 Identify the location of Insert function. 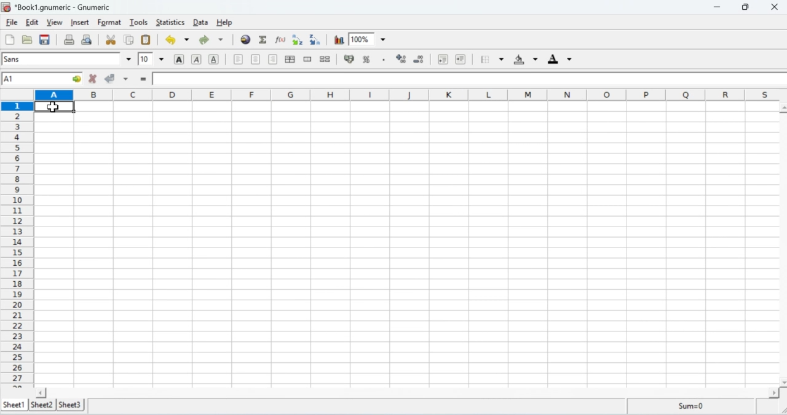
(142, 80).